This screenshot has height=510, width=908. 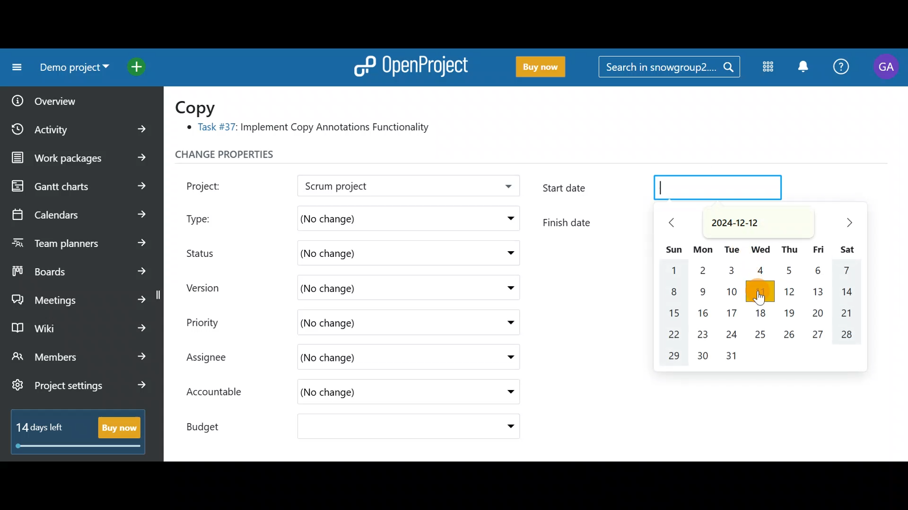 What do you see at coordinates (79, 358) in the screenshot?
I see `Members` at bounding box center [79, 358].